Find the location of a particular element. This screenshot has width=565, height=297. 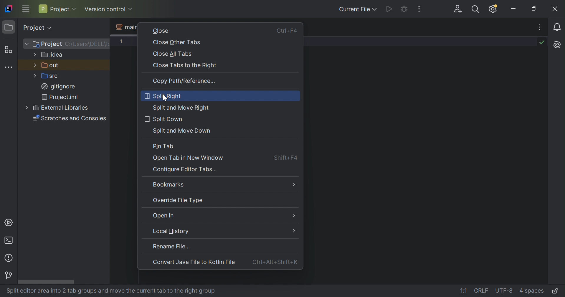

out is located at coordinates (51, 65).